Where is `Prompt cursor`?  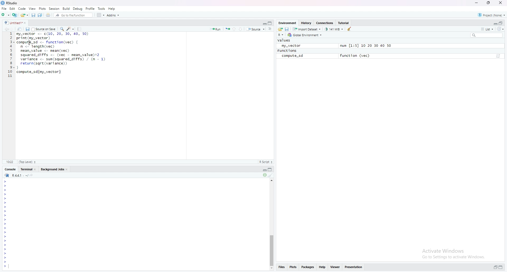 Prompt cursor is located at coordinates (6, 241).